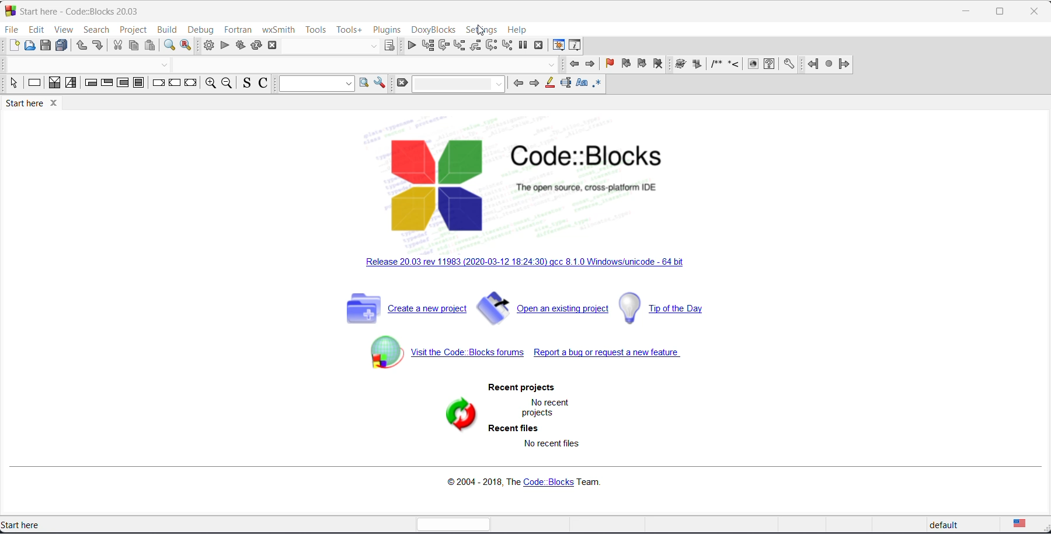 The height and width of the screenshot is (534, 1051). Describe the element at coordinates (208, 45) in the screenshot. I see `build` at that location.